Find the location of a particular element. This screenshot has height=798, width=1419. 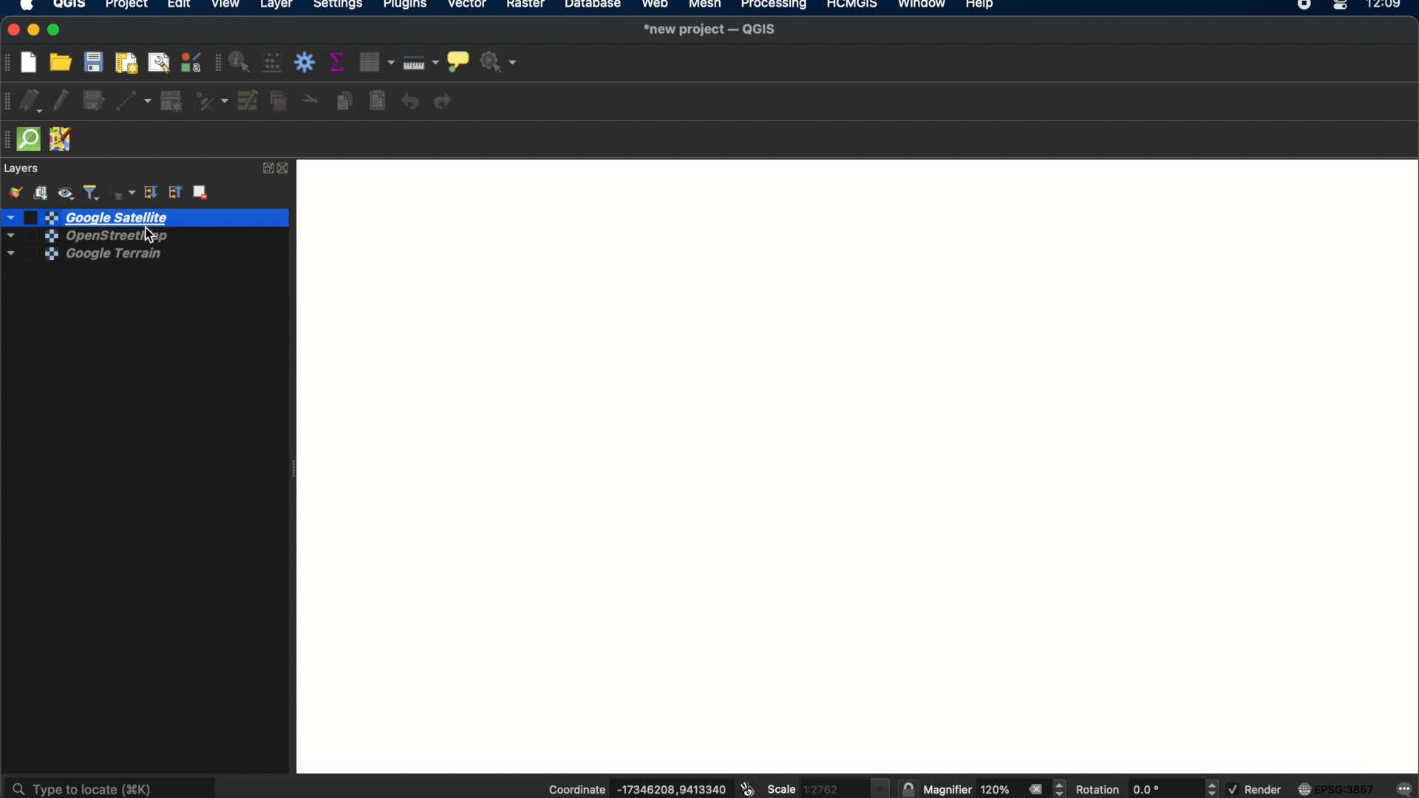

expand all is located at coordinates (150, 193).